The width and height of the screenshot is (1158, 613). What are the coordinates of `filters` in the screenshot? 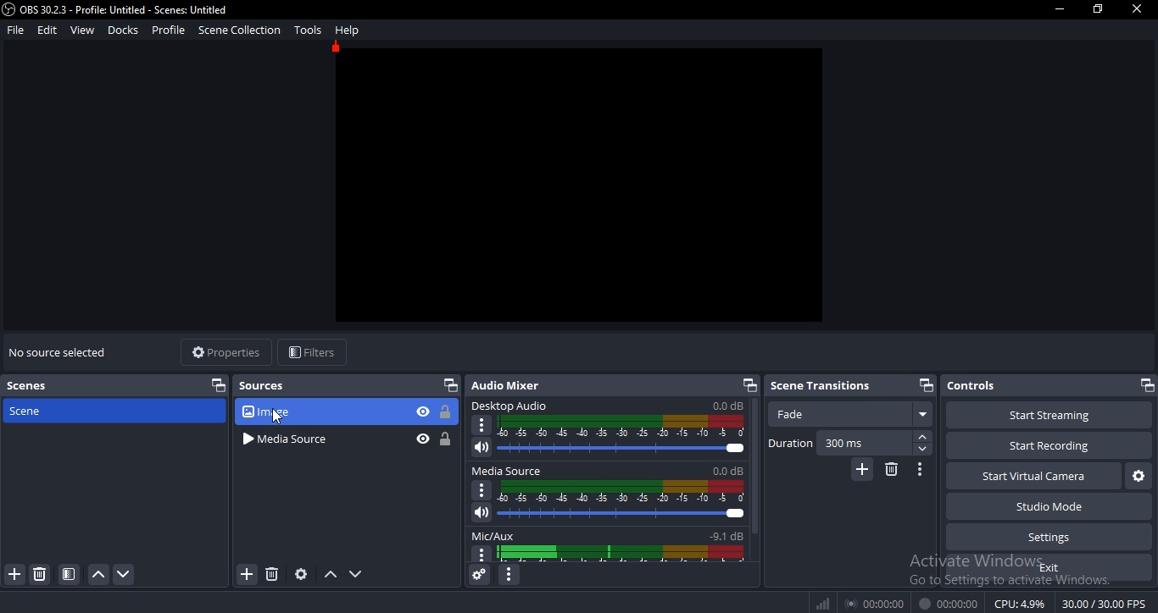 It's located at (315, 351).